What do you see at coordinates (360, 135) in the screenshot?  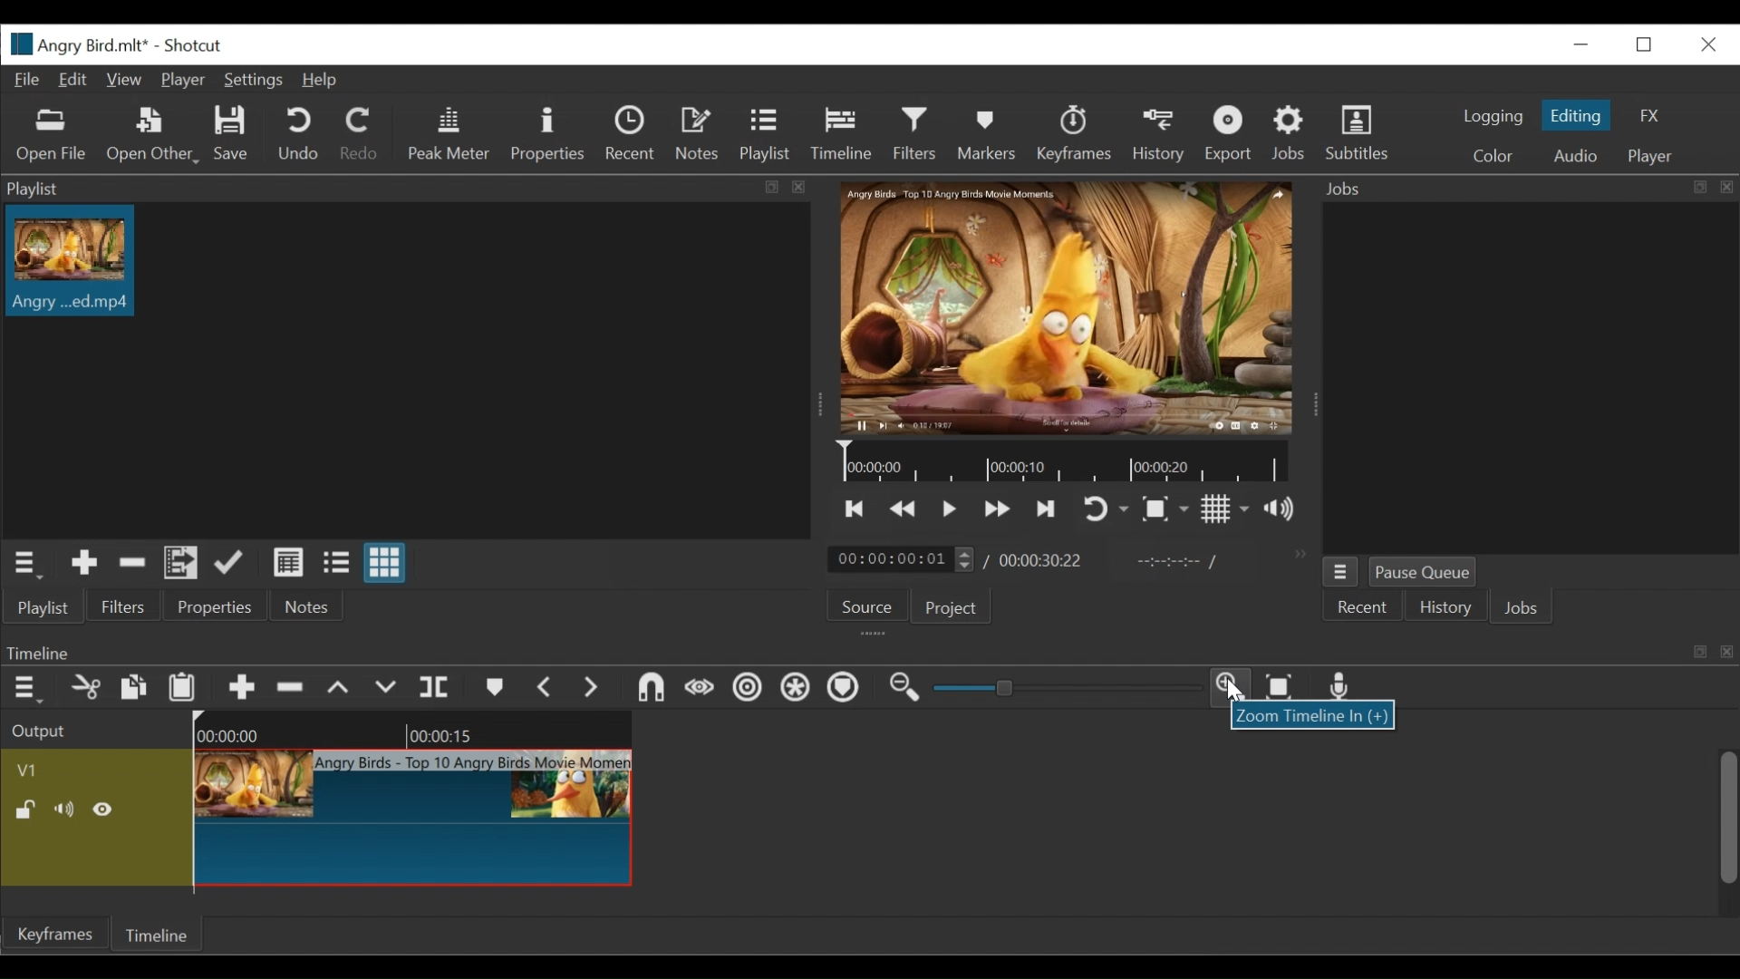 I see `Redo` at bounding box center [360, 135].